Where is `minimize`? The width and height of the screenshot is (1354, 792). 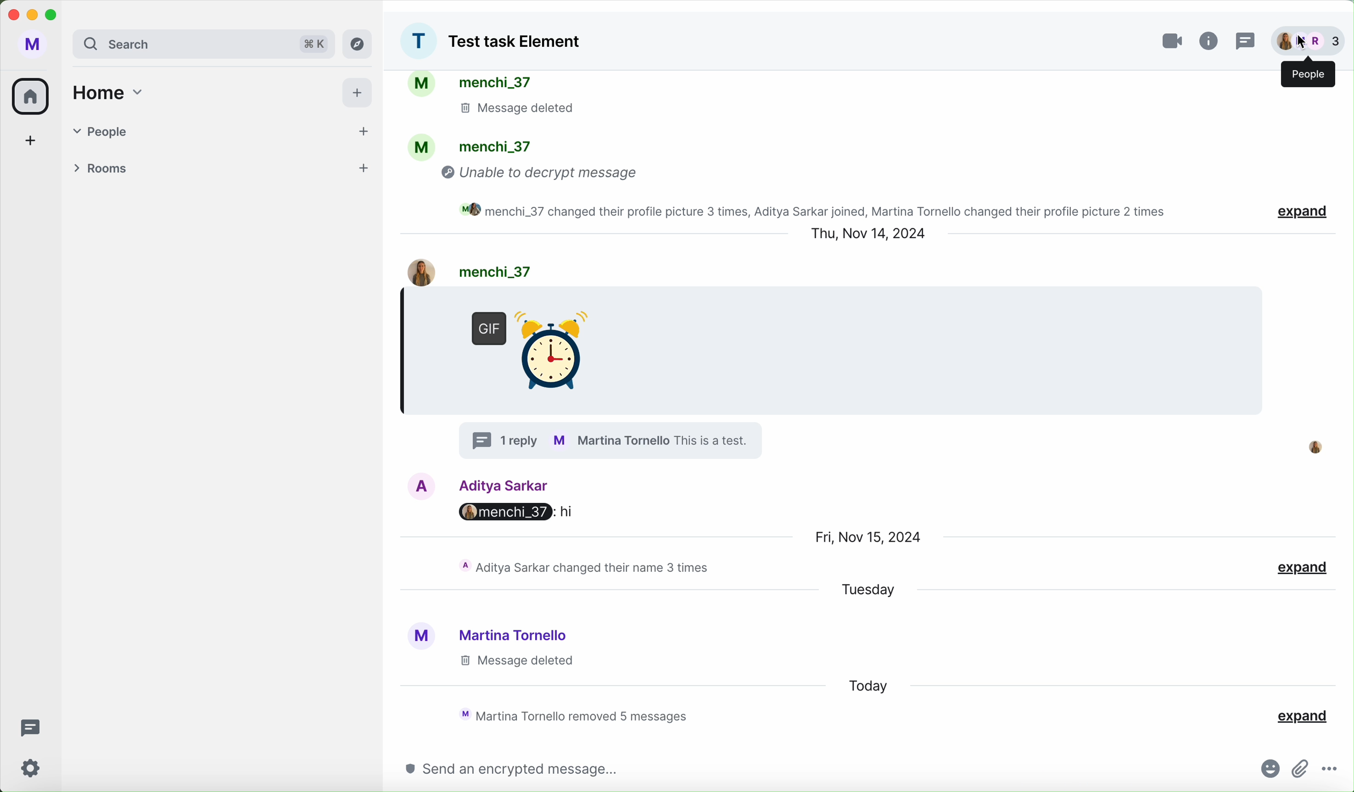 minimize is located at coordinates (32, 16).